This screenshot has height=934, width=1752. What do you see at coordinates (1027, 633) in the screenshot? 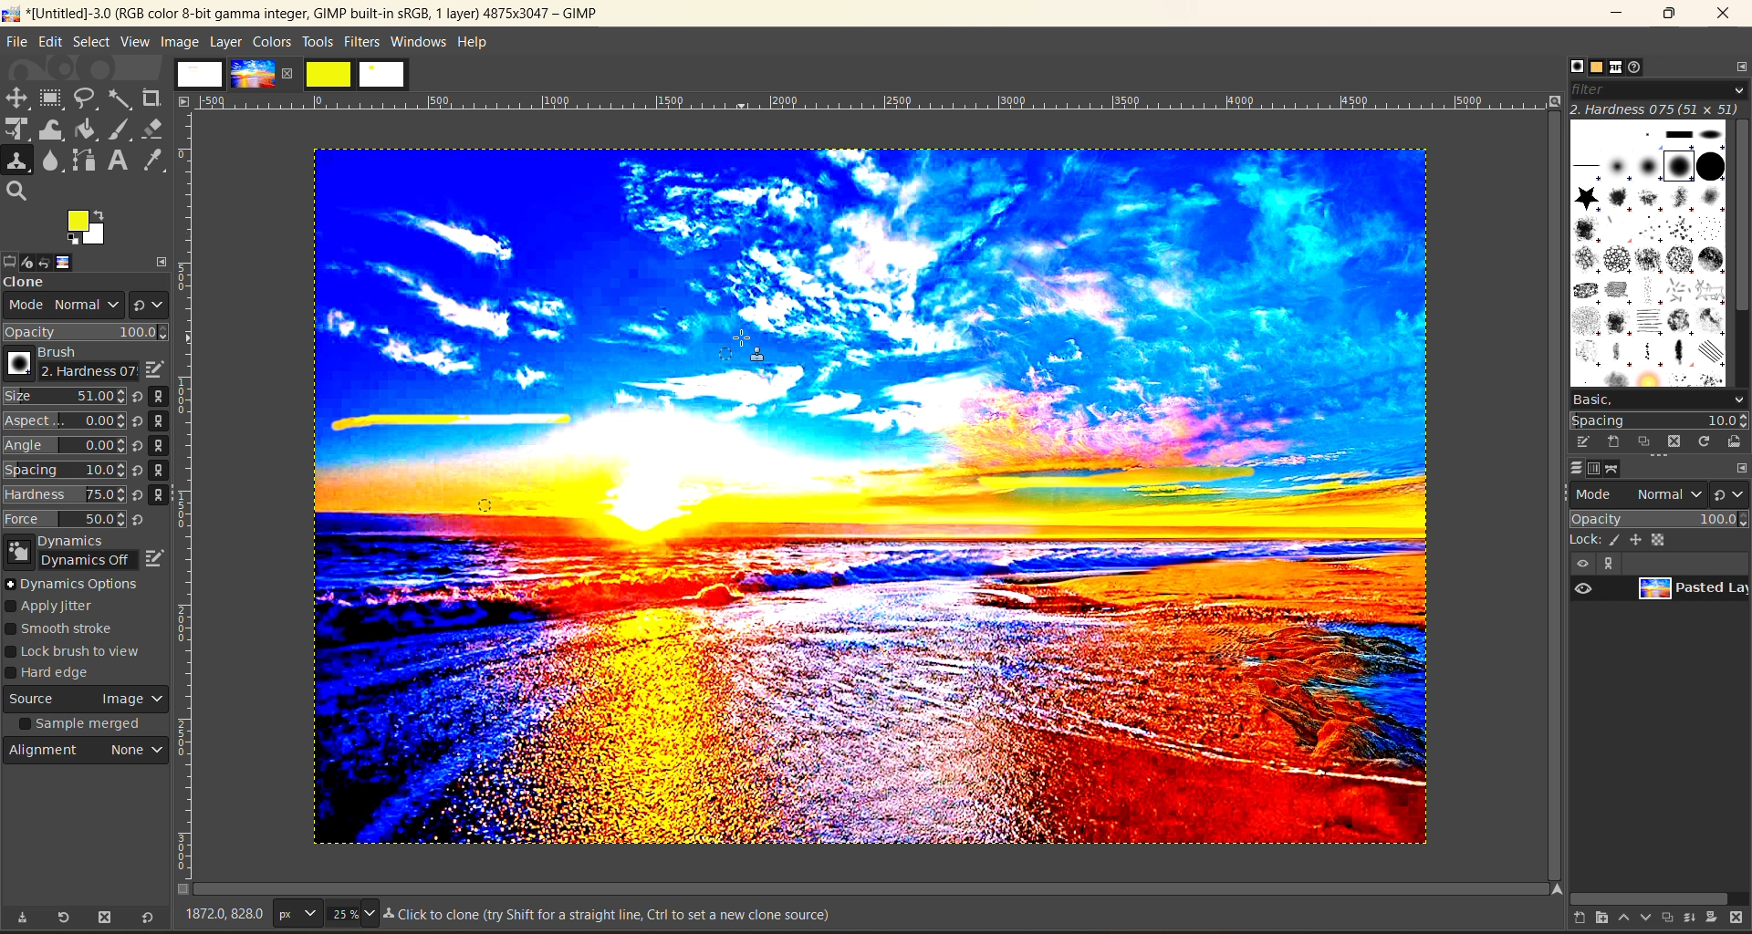
I see `image` at bounding box center [1027, 633].